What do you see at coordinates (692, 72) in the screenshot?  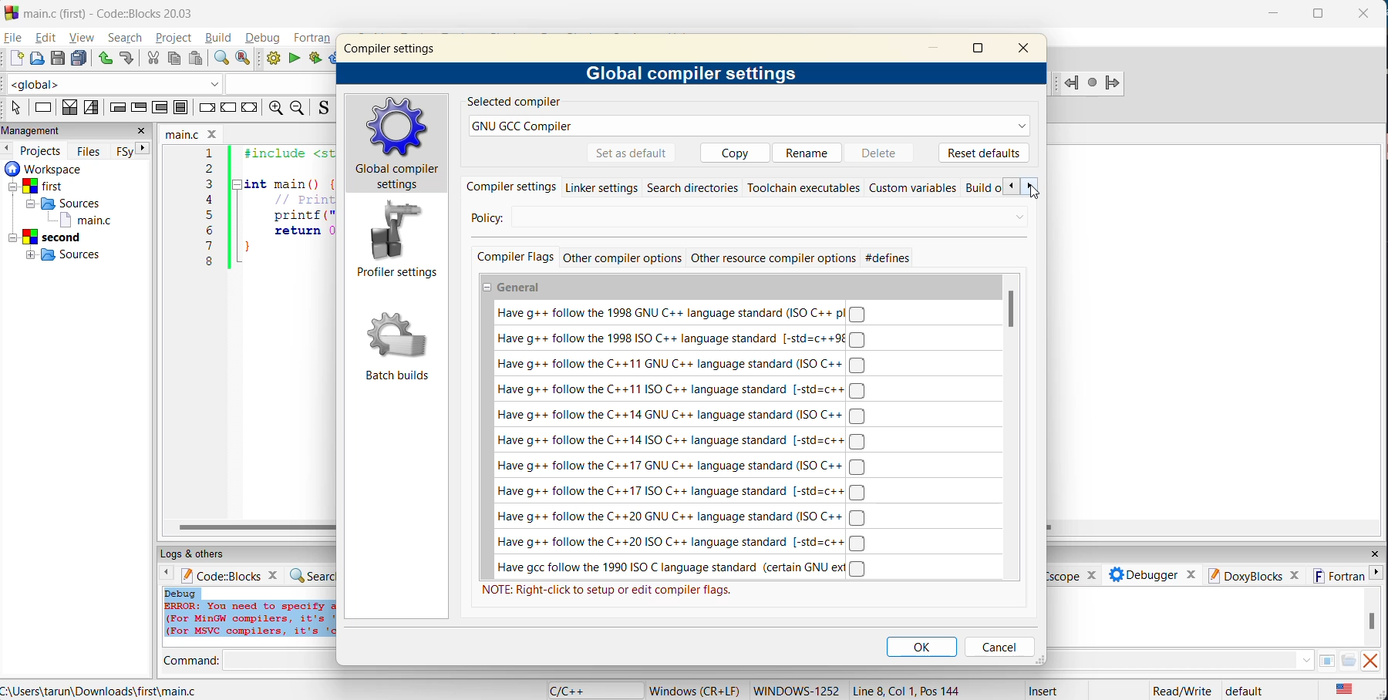 I see `global compiler settings` at bounding box center [692, 72].